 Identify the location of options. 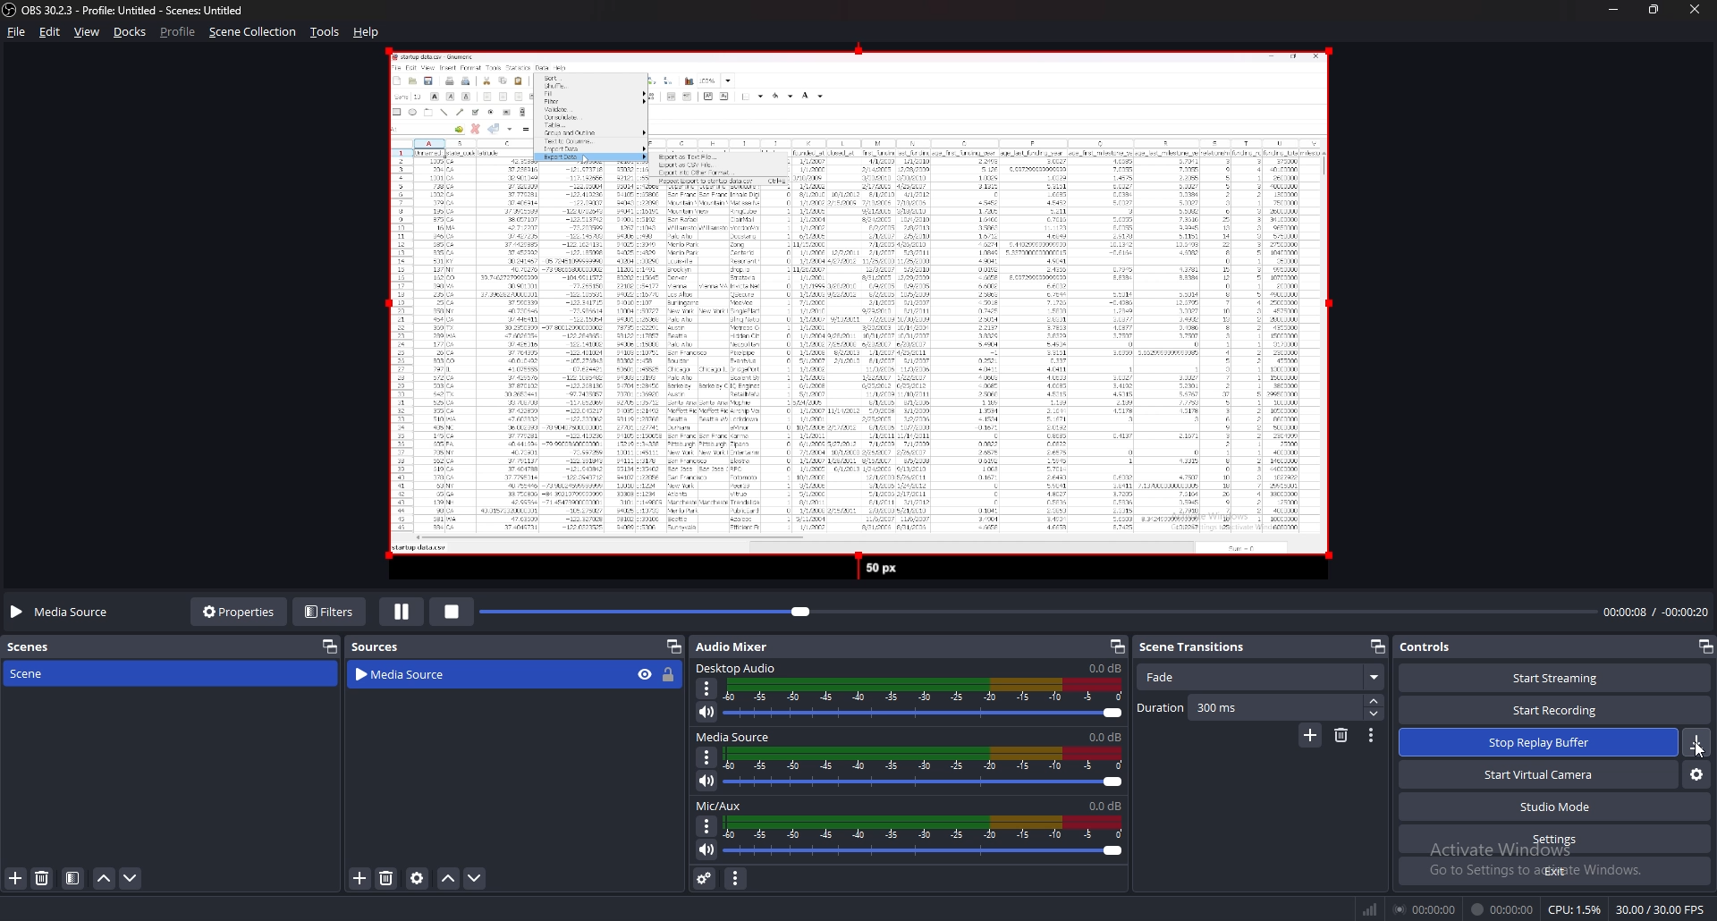
(707, 827).